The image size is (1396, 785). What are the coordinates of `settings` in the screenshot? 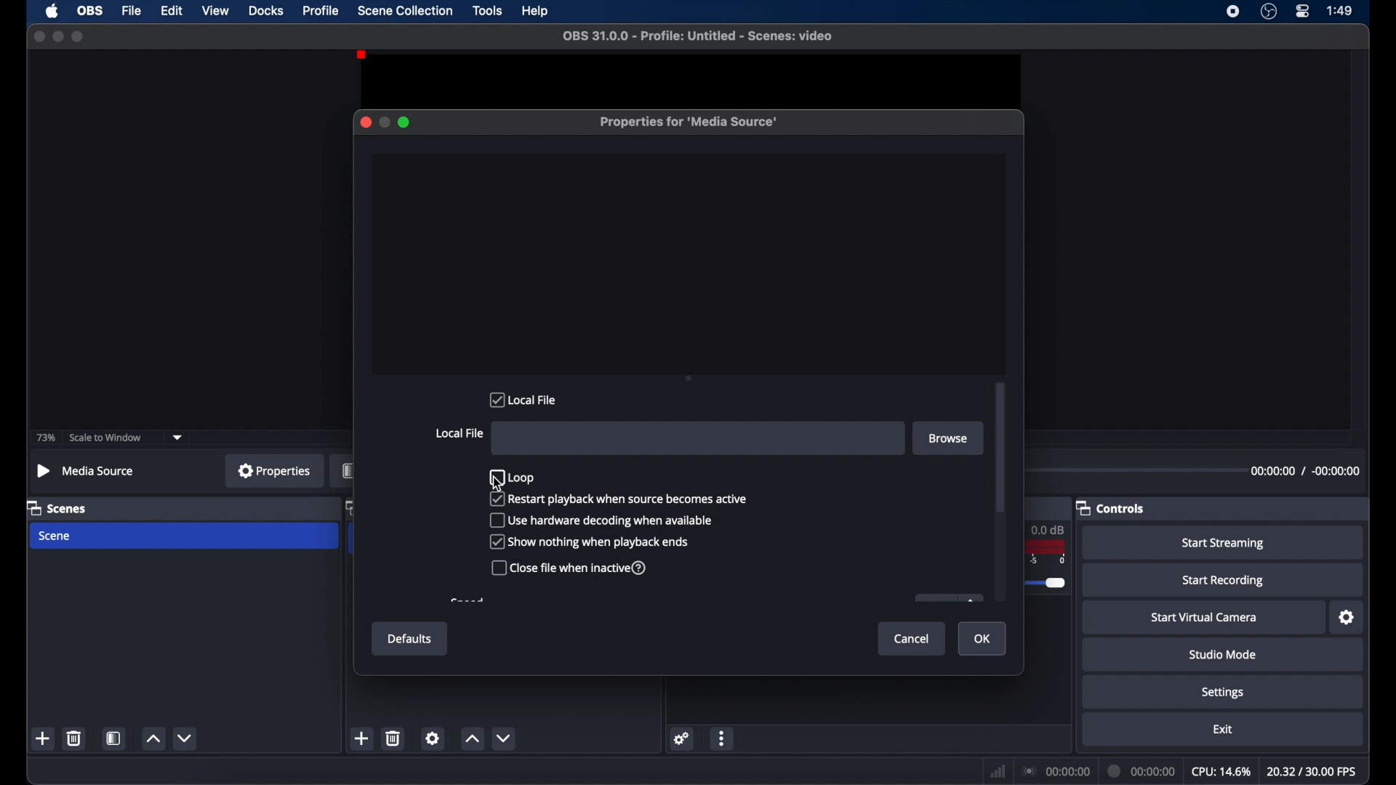 It's located at (432, 739).